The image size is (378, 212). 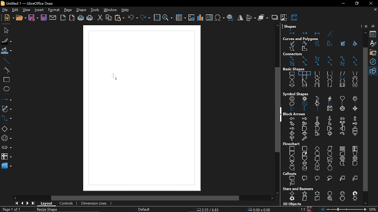 I want to click on attach, so click(x=53, y=18).